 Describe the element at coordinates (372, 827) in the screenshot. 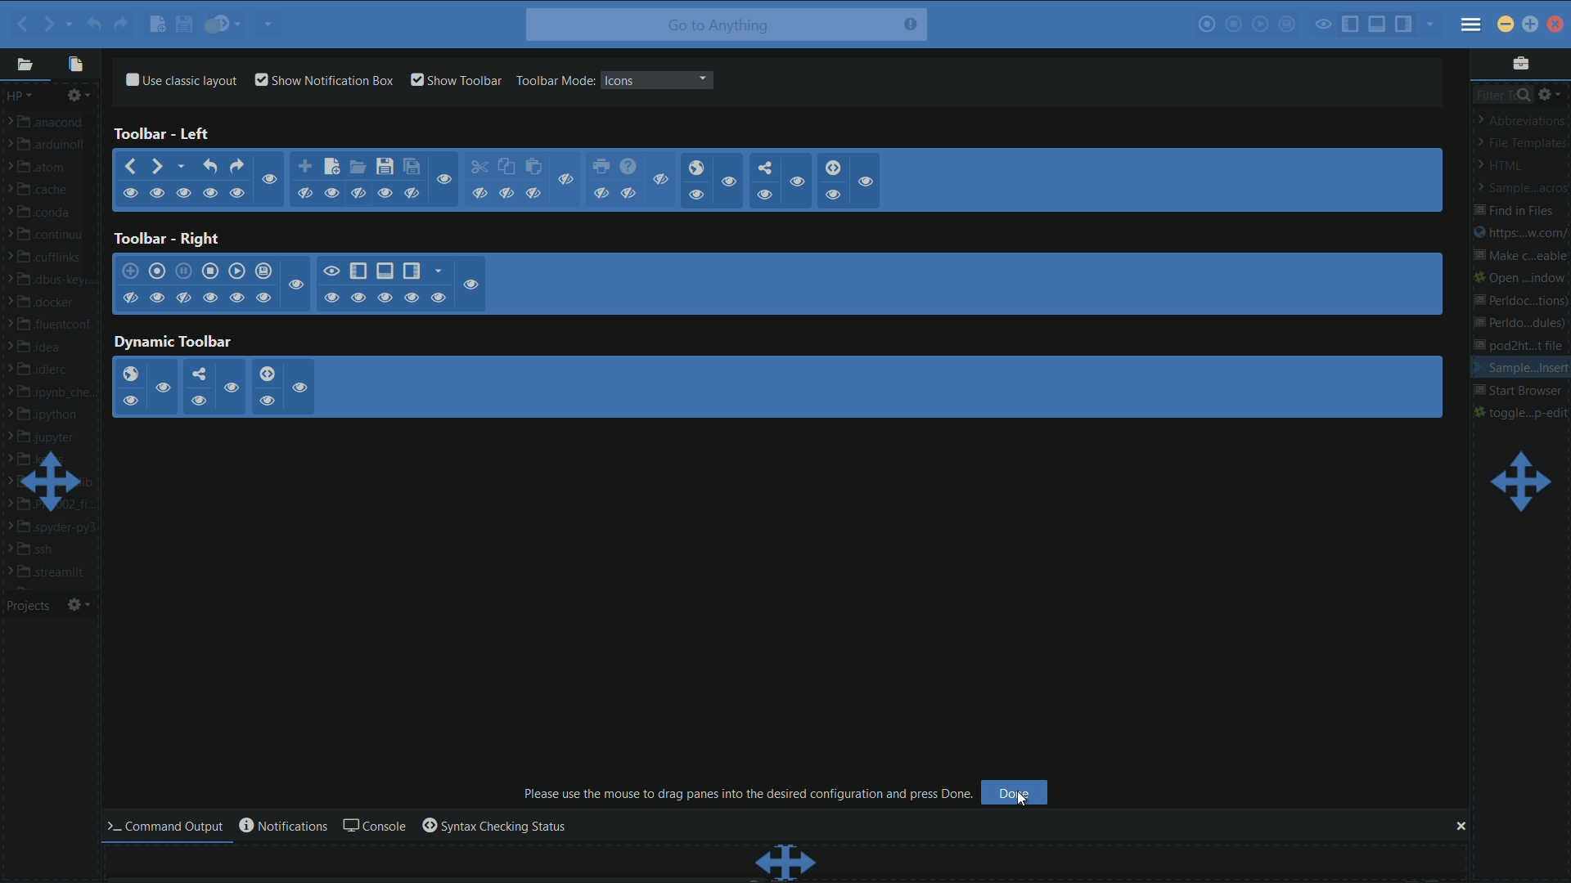

I see `console` at that location.